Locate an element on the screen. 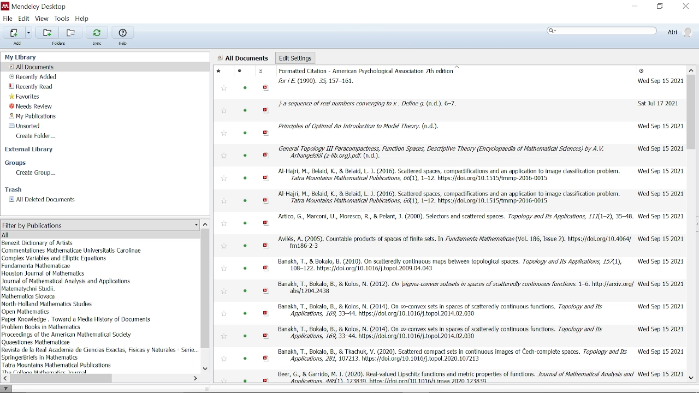 This screenshot has width=699, height=393. status is located at coordinates (245, 179).